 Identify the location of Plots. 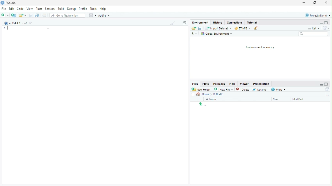
(39, 9).